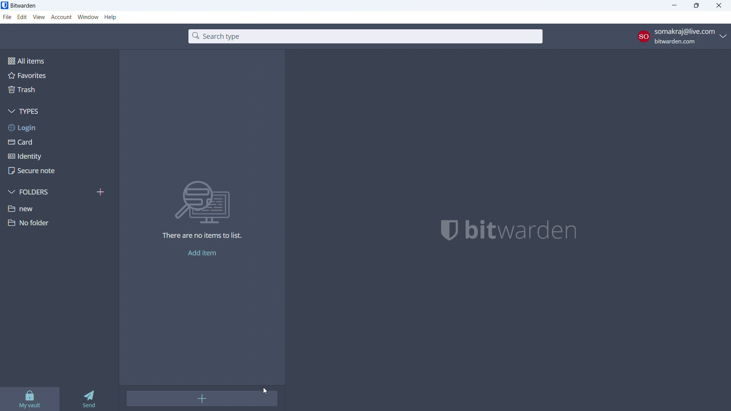 The image size is (731, 411). Describe the element at coordinates (444, 231) in the screenshot. I see `Bitwarden logo` at that location.